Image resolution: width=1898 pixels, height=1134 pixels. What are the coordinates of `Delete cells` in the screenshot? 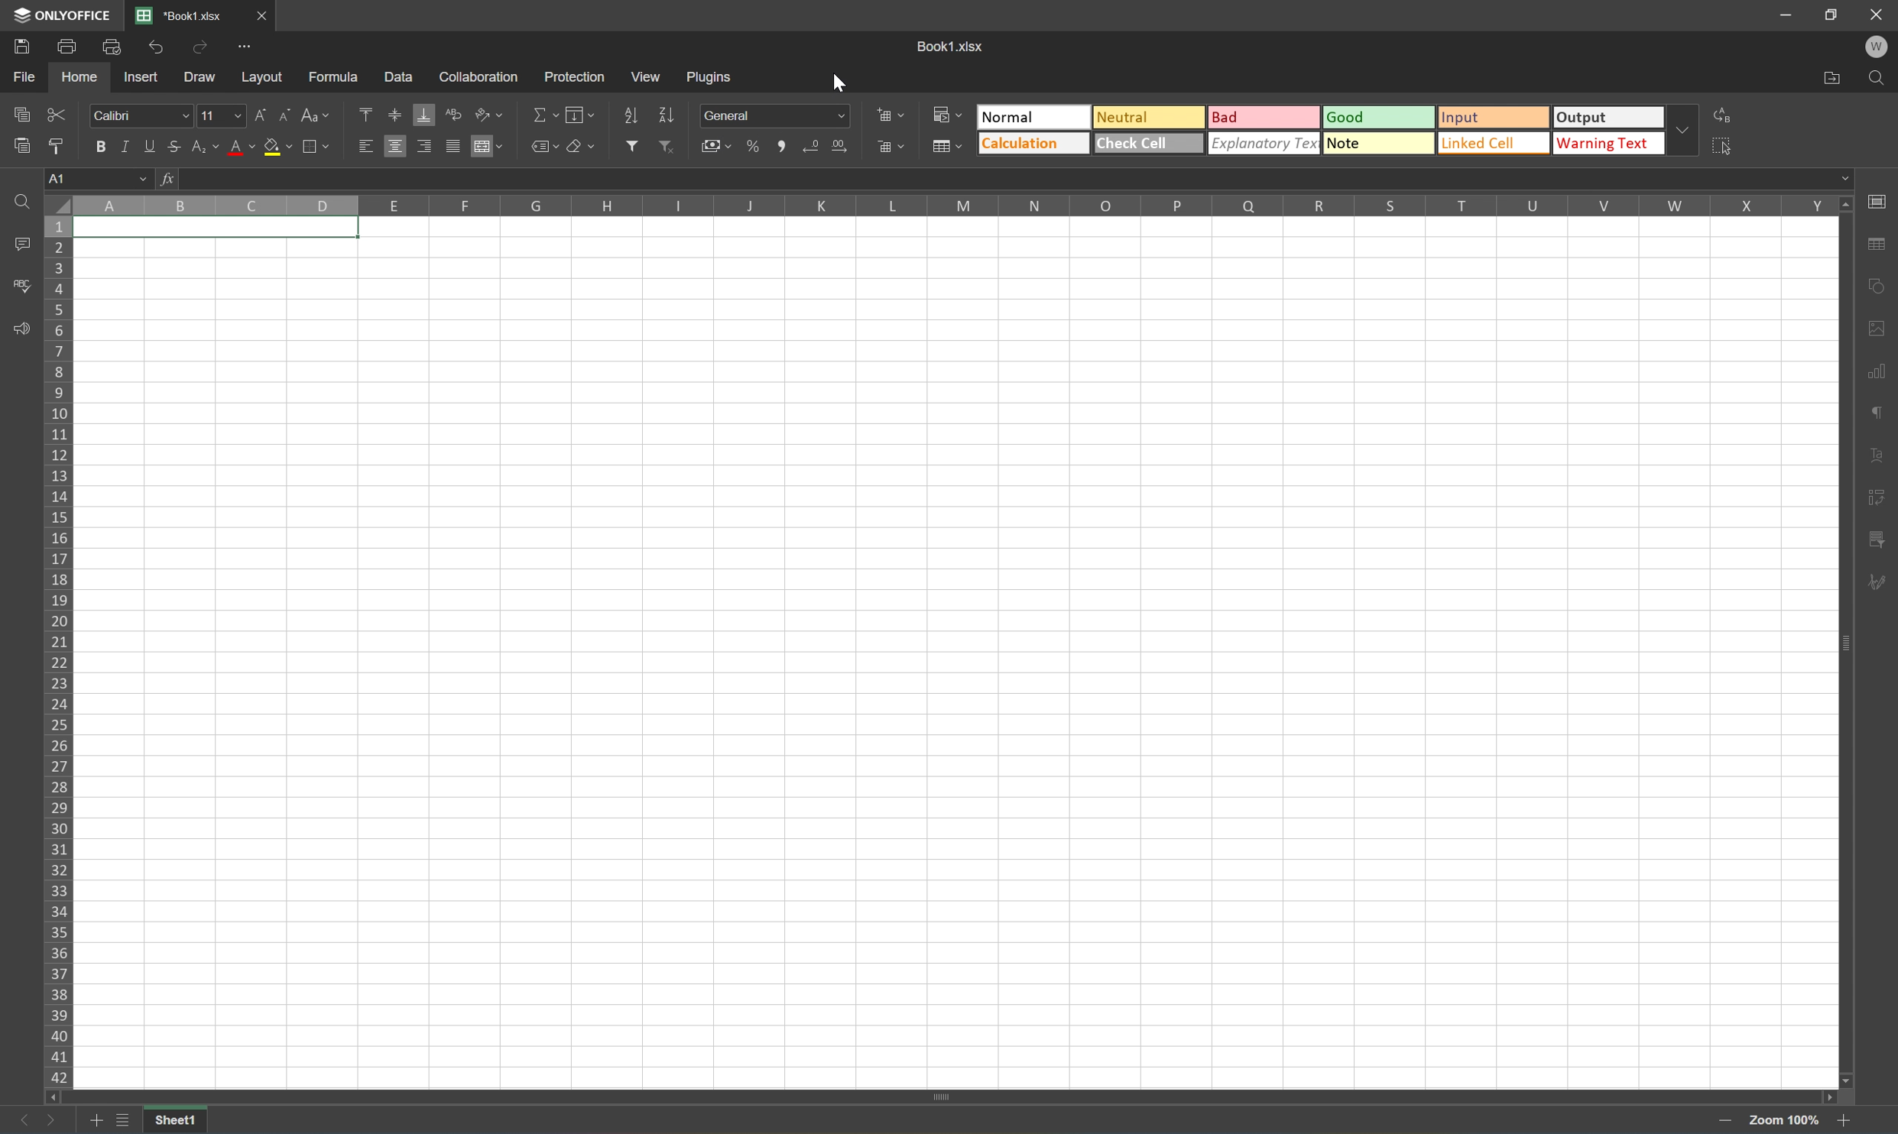 It's located at (890, 145).